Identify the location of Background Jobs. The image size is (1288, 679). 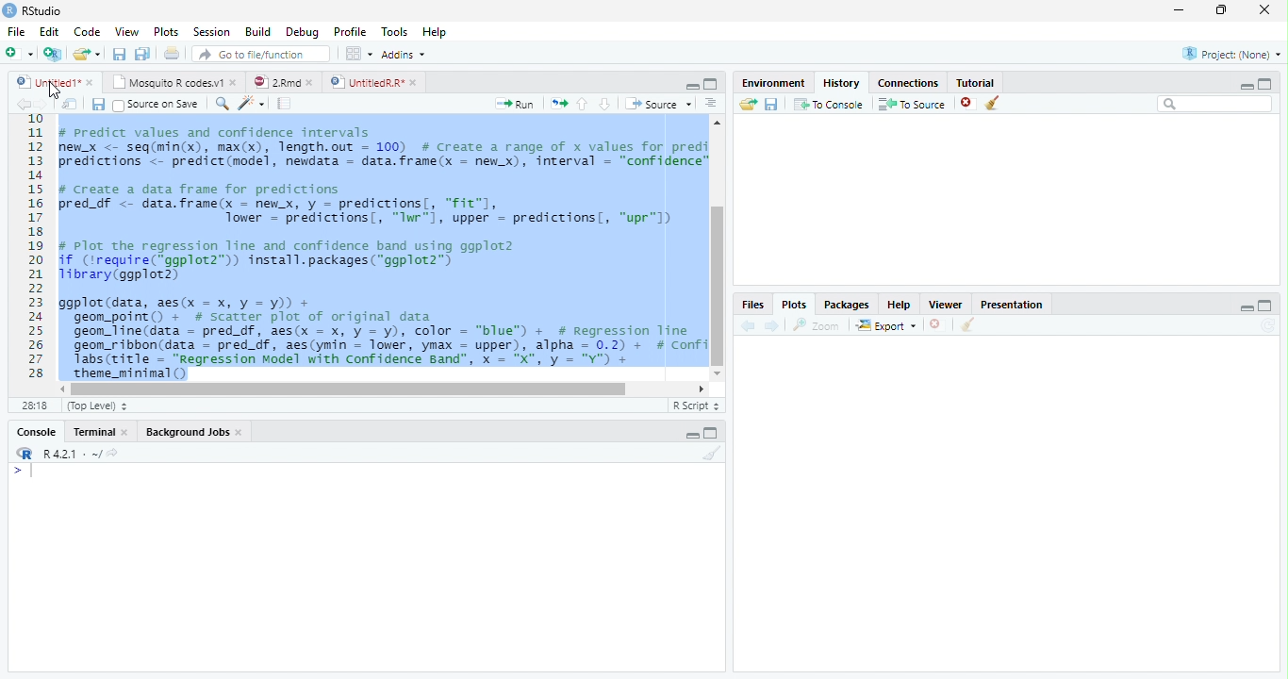
(193, 431).